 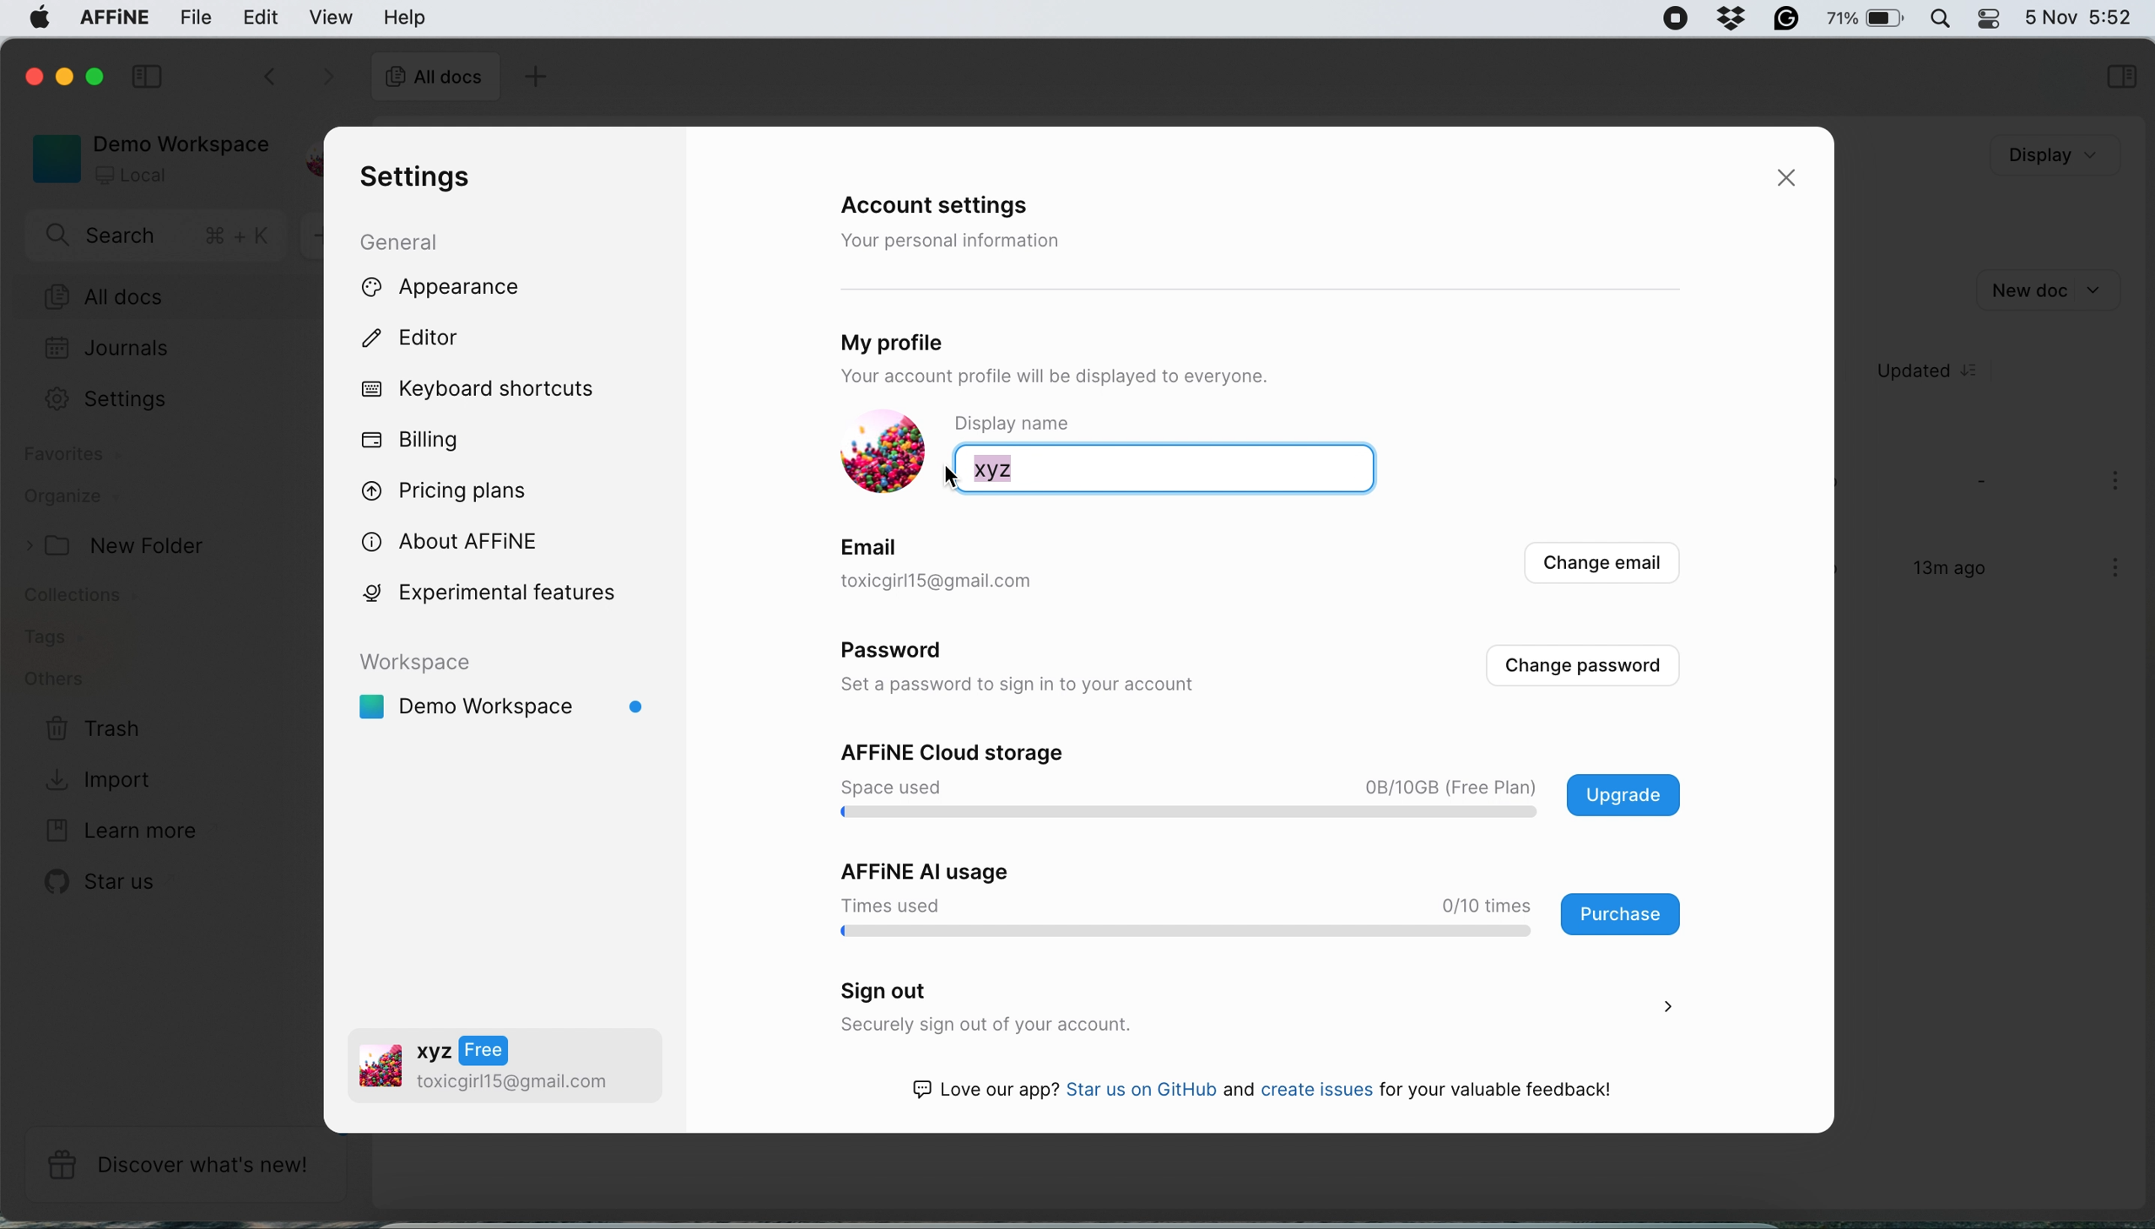 I want to click on close, so click(x=30, y=74).